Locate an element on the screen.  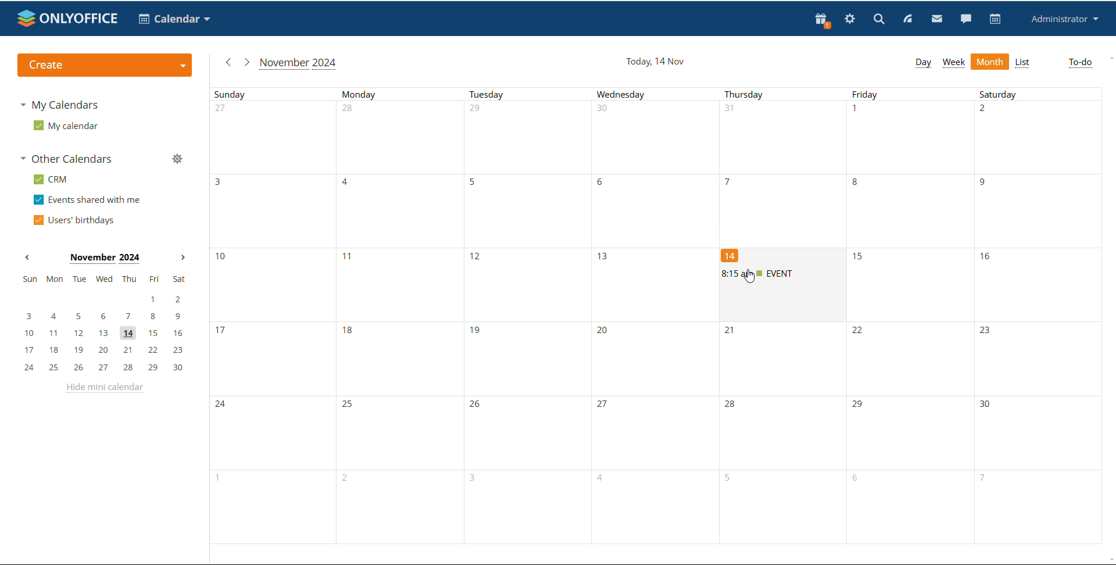
crm is located at coordinates (51, 180).